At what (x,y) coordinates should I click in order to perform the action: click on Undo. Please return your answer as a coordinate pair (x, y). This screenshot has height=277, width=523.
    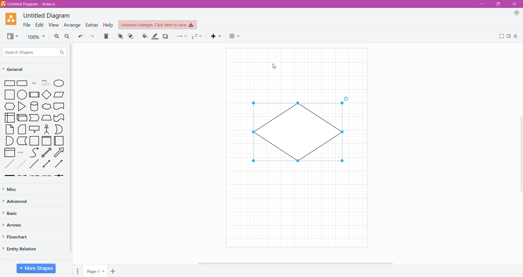
    Looking at the image, I should click on (80, 36).